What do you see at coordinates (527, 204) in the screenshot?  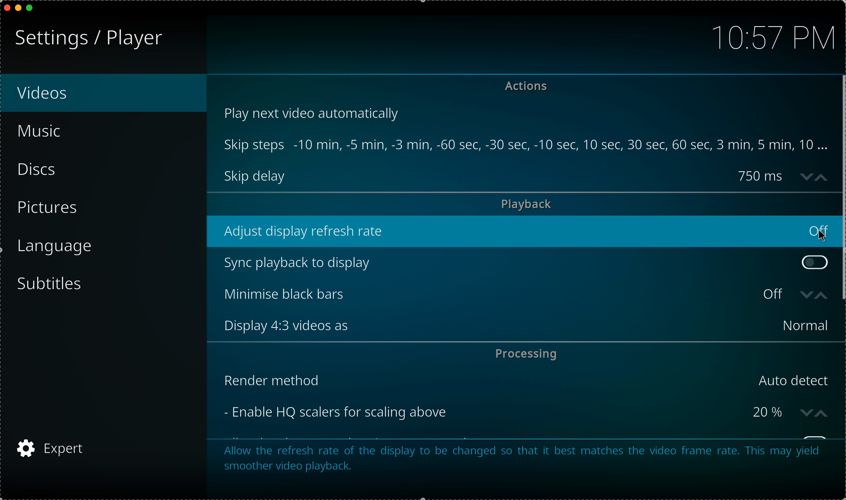 I see `playback` at bounding box center [527, 204].